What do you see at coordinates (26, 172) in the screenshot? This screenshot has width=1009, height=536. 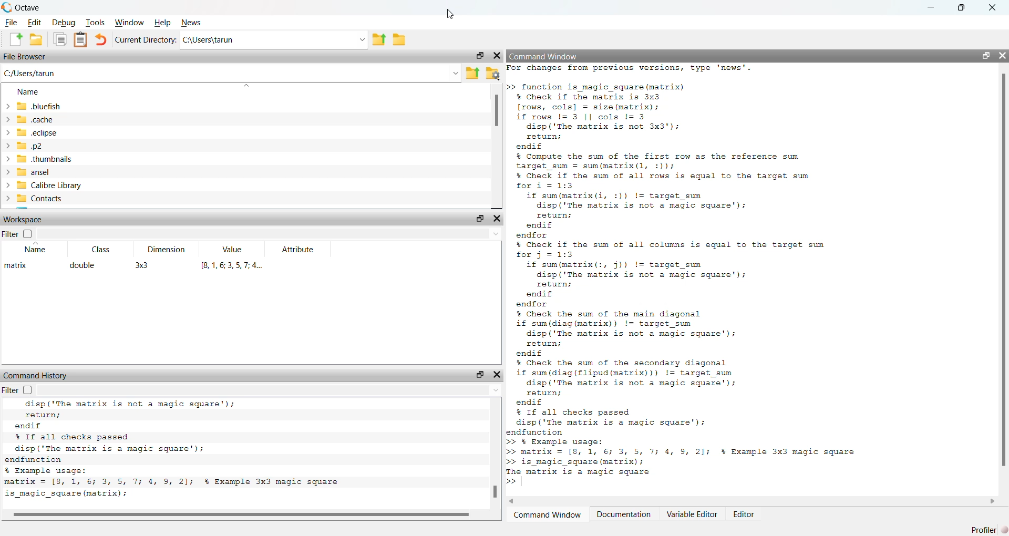 I see `ansel` at bounding box center [26, 172].